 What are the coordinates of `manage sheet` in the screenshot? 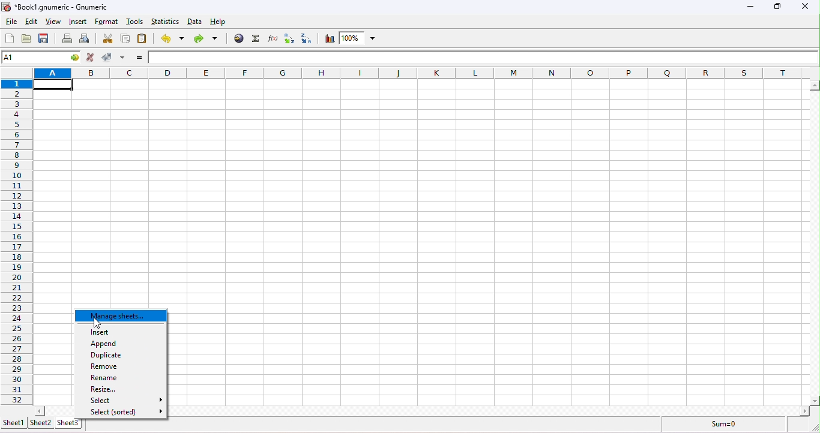 It's located at (123, 316).